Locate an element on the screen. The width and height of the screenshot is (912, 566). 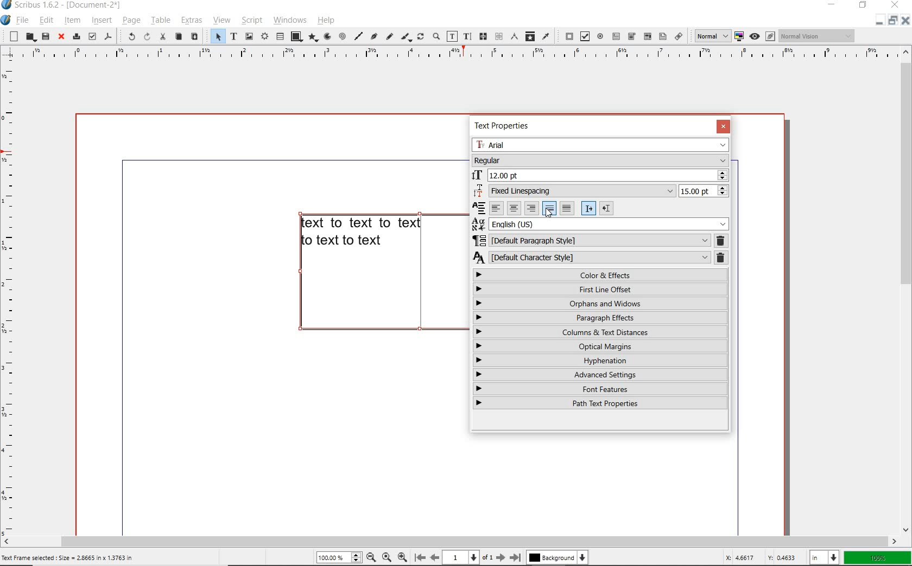
arc is located at coordinates (326, 37).